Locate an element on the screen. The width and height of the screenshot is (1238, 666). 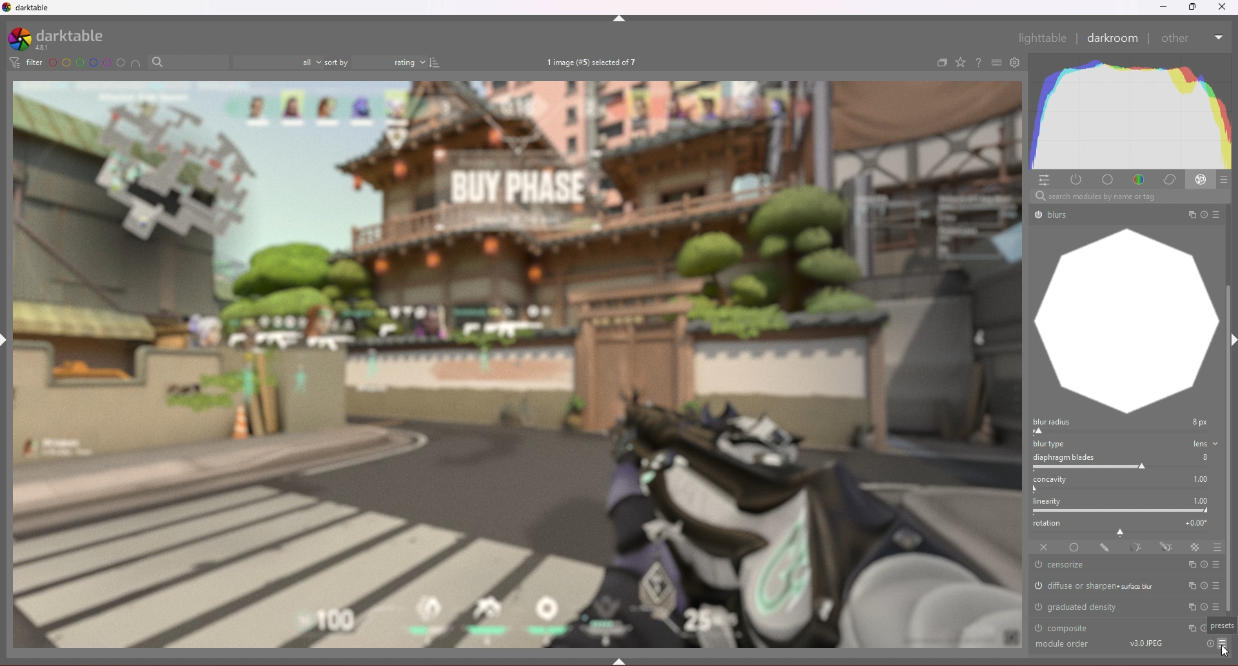
multi instances actions is located at coordinates (1188, 628).